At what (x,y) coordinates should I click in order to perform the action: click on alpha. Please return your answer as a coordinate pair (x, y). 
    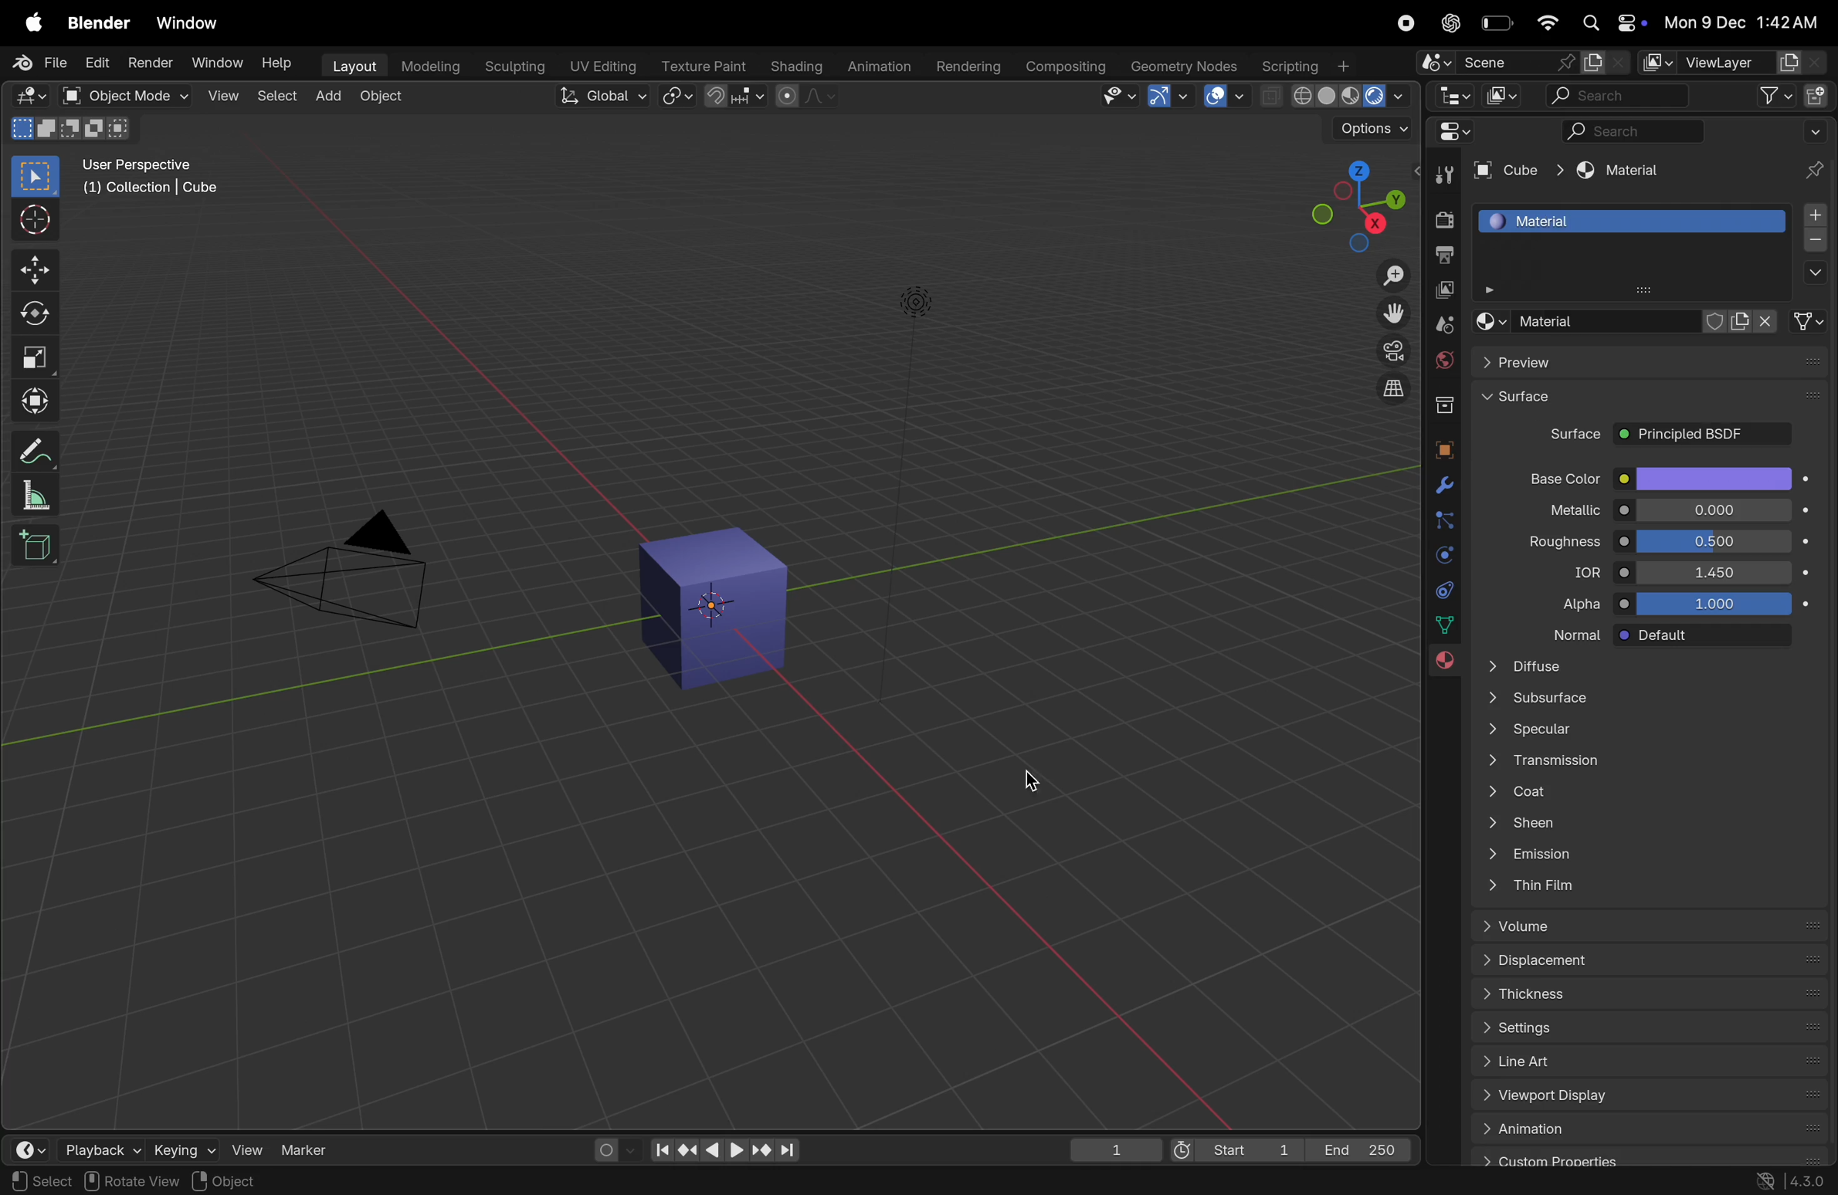
    Looking at the image, I should click on (1565, 604).